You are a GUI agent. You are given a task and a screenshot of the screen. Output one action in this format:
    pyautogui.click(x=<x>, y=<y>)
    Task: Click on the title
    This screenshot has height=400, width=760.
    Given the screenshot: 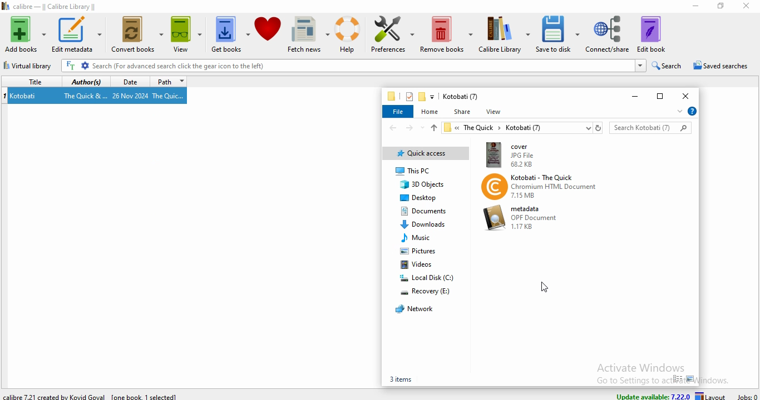 What is the action you would take?
    pyautogui.click(x=29, y=81)
    